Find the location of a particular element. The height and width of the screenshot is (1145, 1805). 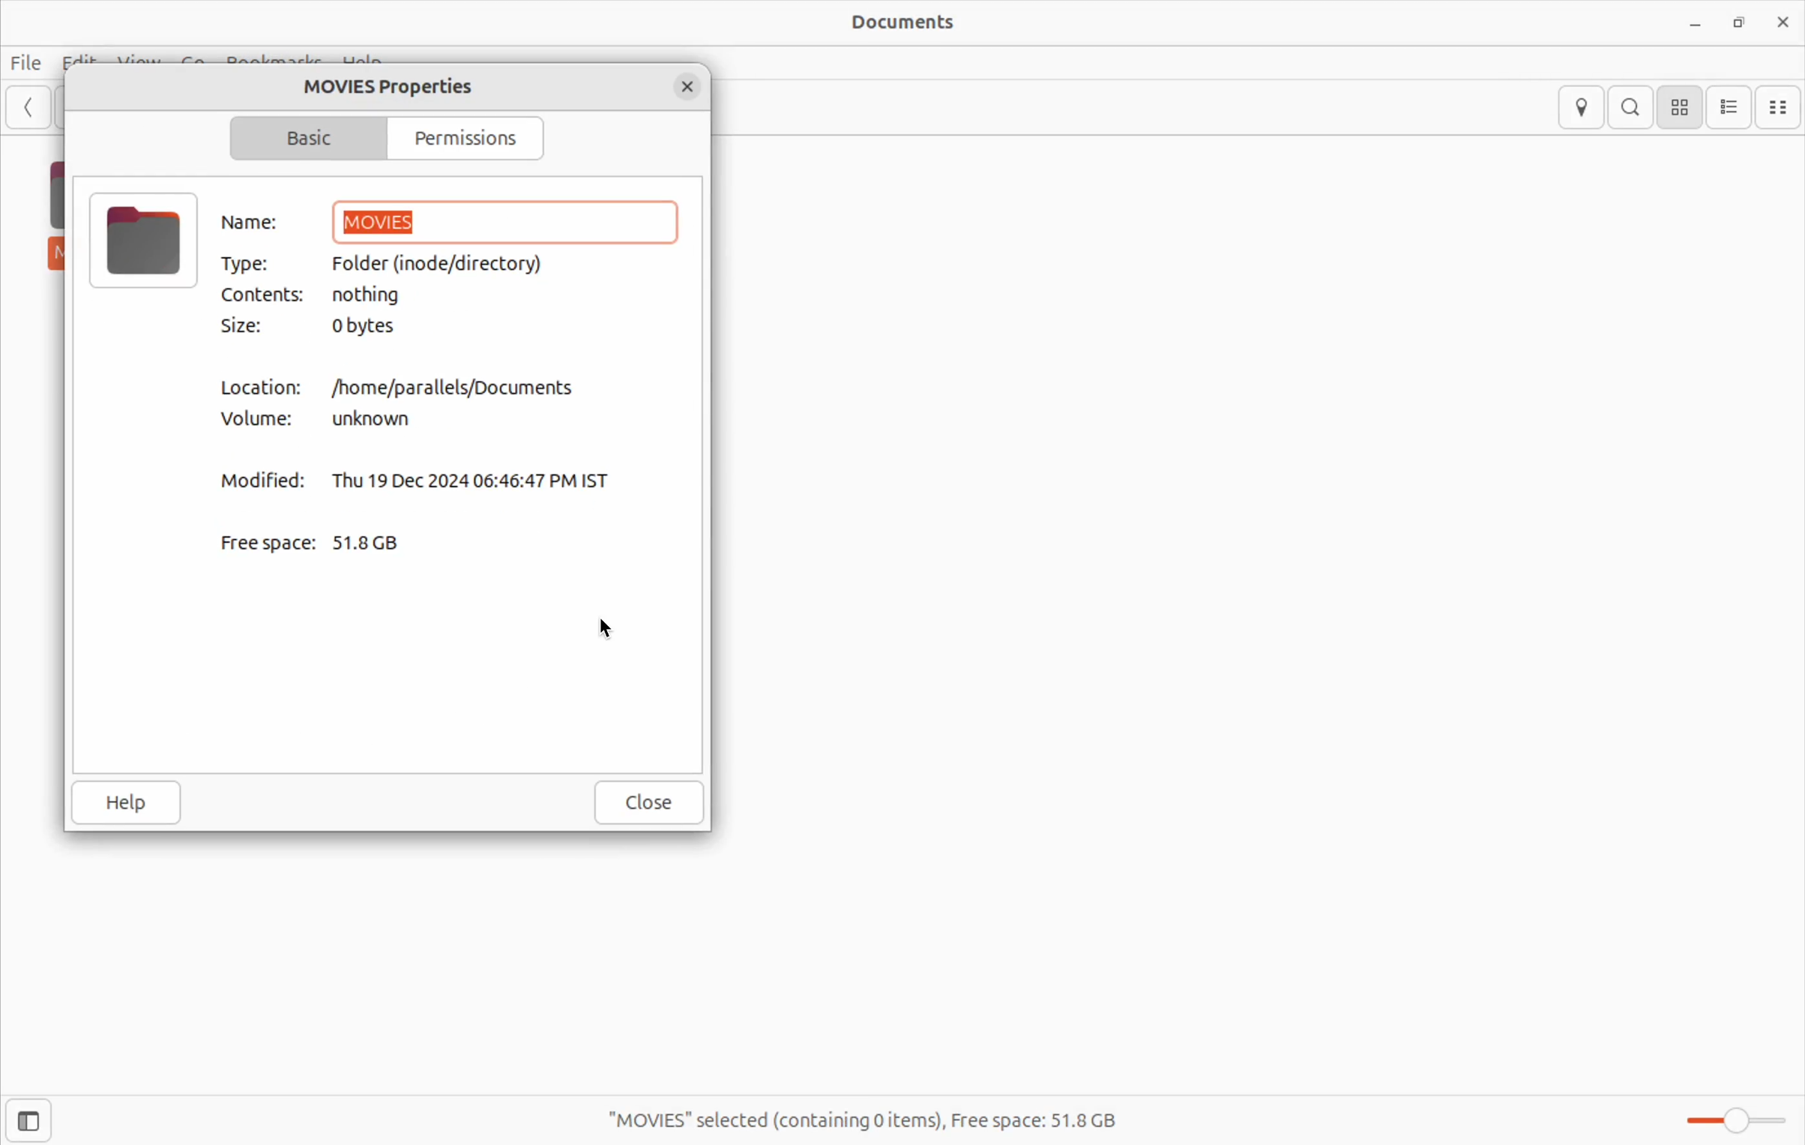

Folder path is located at coordinates (444, 262).